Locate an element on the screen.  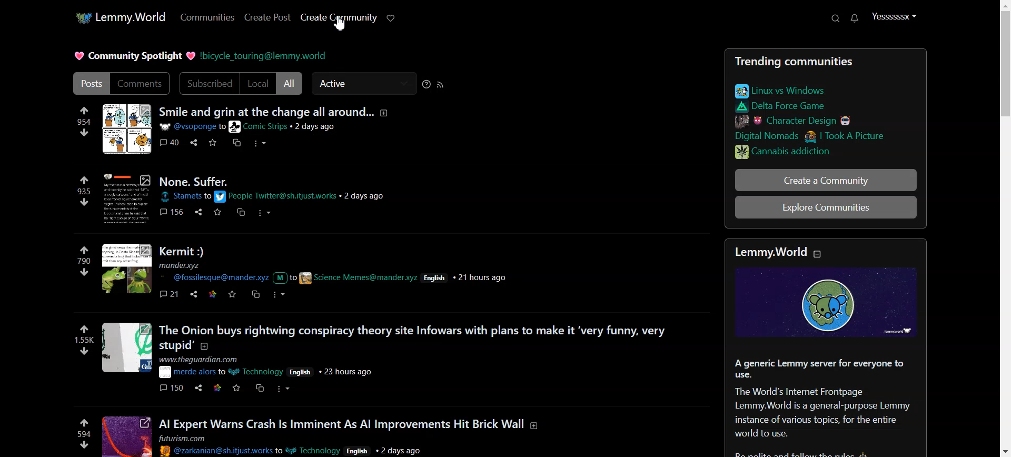
comments is located at coordinates (172, 294).